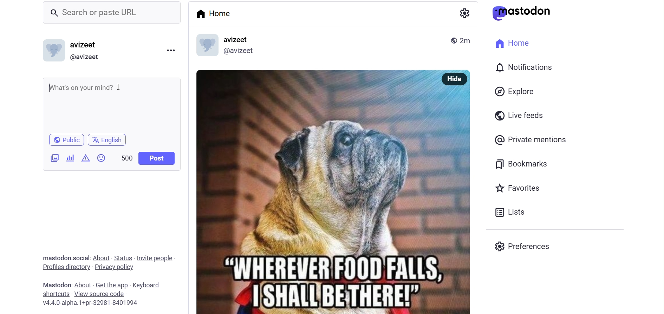 The image size is (664, 314). Describe the element at coordinates (465, 40) in the screenshot. I see `2m` at that location.